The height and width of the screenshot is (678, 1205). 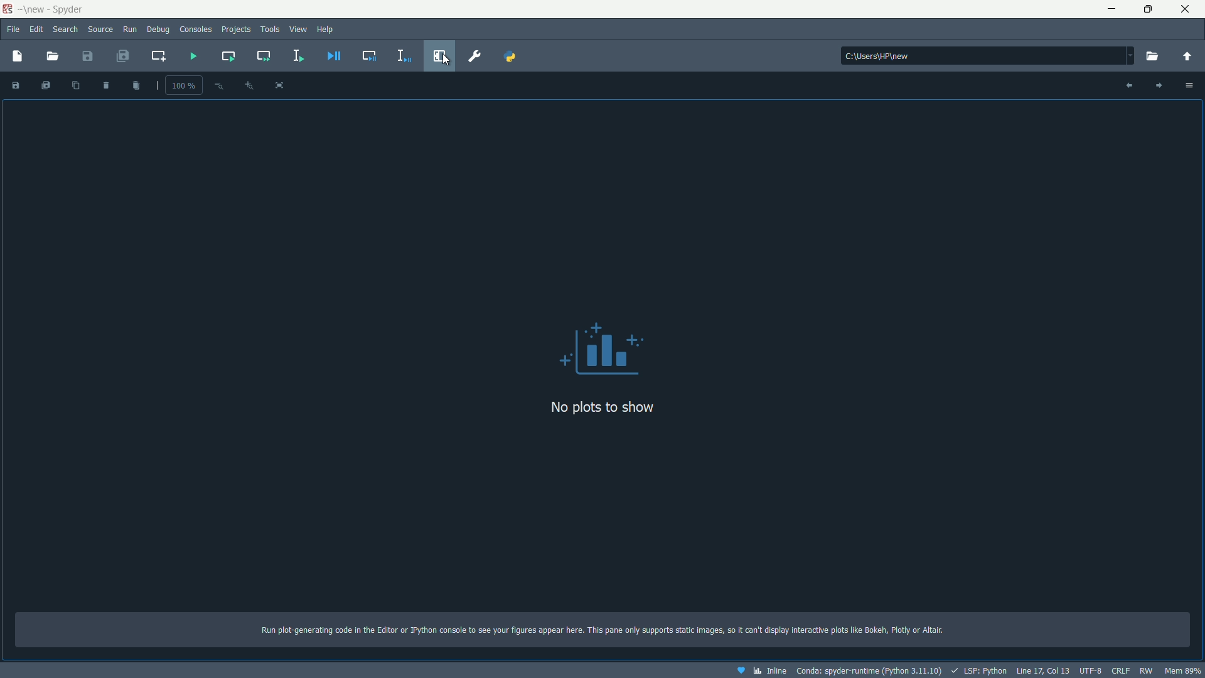 What do you see at coordinates (1128, 85) in the screenshot?
I see `previous plot` at bounding box center [1128, 85].